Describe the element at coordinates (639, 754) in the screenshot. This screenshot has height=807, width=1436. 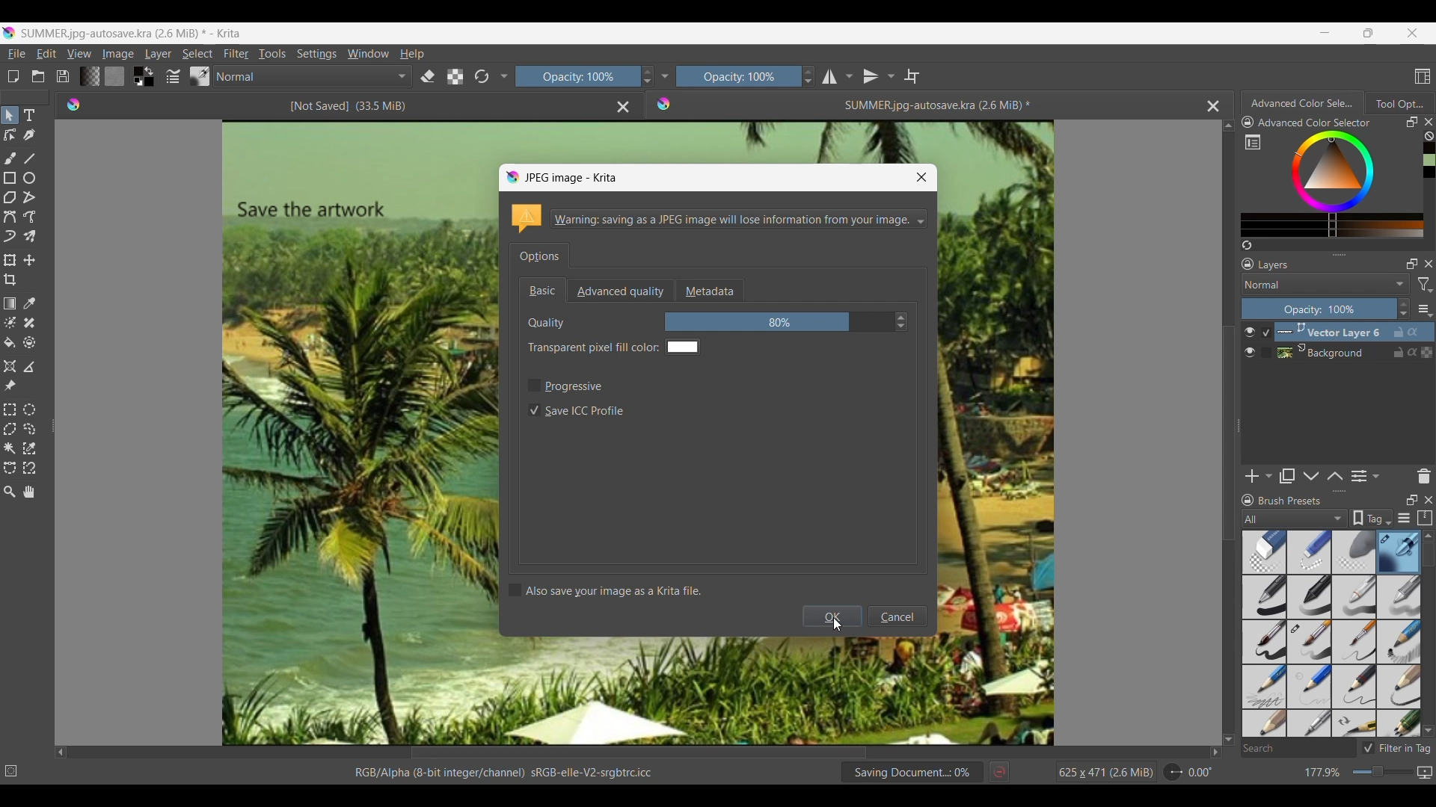
I see `Horizontal slide bar` at that location.